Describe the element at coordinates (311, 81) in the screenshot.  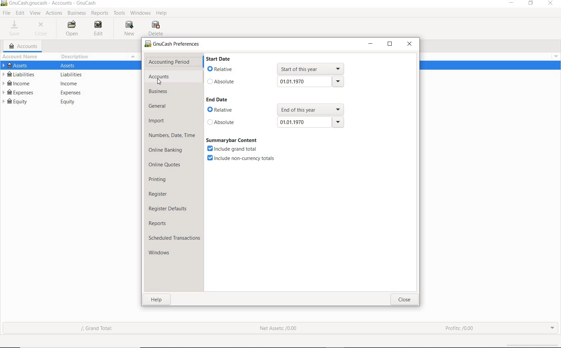
I see `` at that location.